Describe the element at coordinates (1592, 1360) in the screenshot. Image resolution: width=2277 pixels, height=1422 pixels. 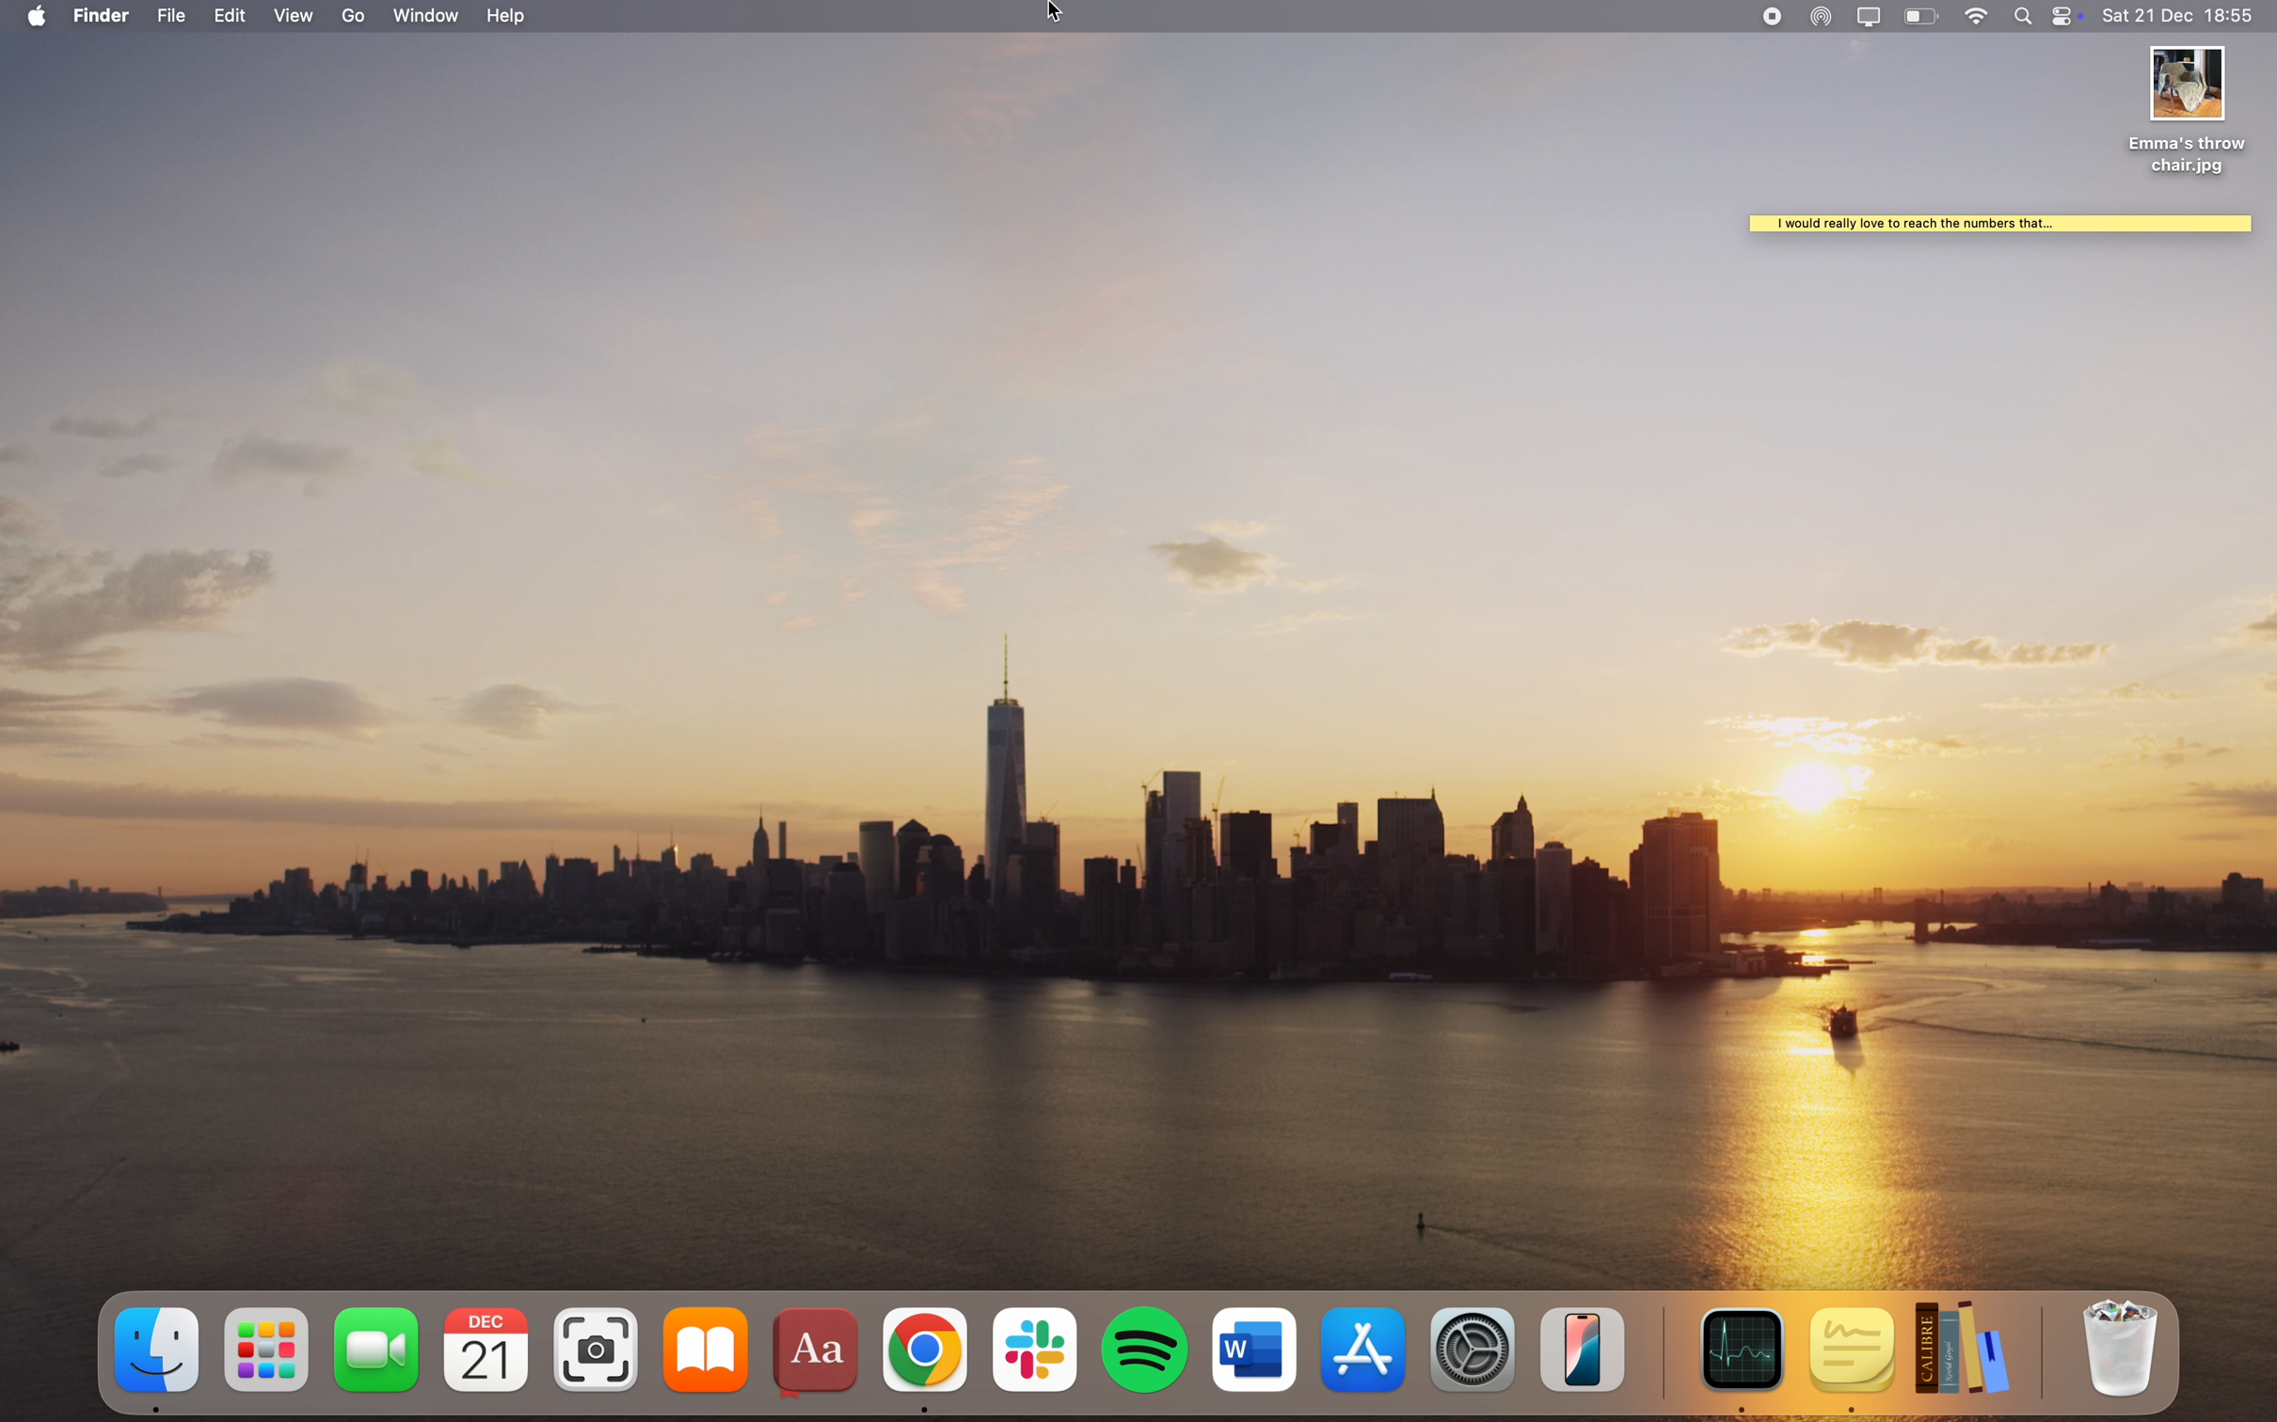
I see `iphone mirroring` at that location.